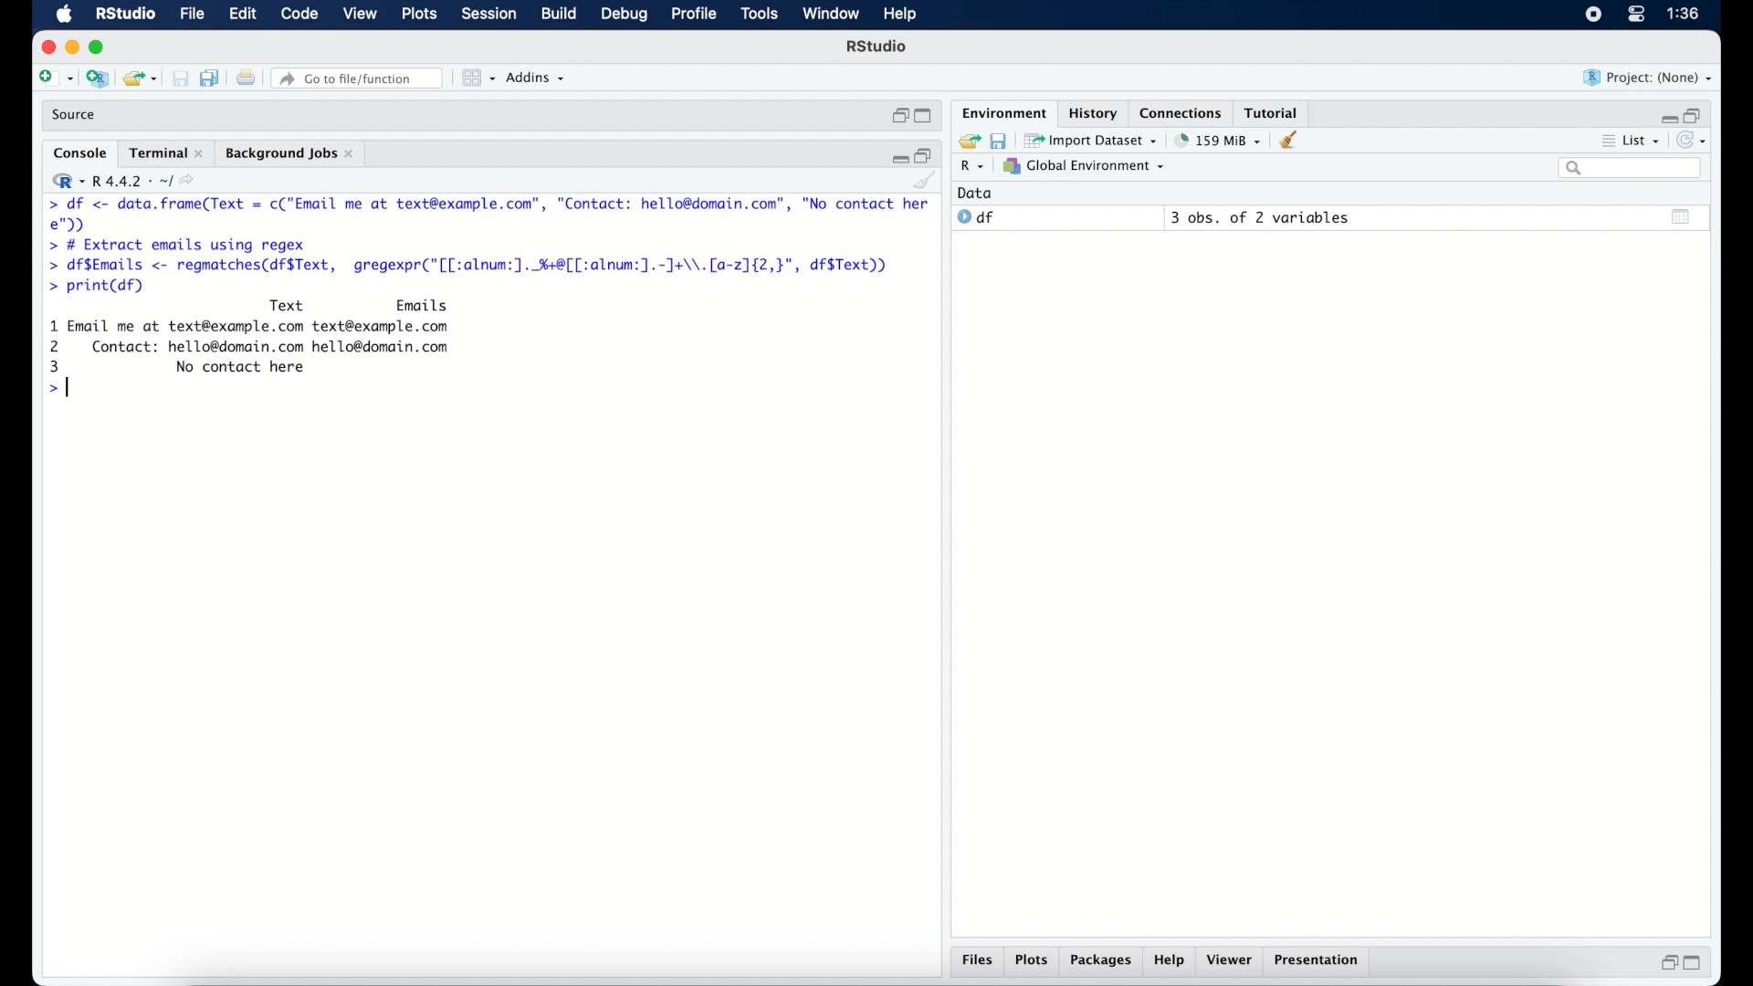 The image size is (1753, 986). I want to click on import dataset, so click(1094, 141).